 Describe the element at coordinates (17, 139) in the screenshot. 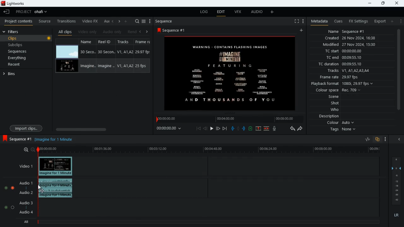

I see `sequence` at that location.